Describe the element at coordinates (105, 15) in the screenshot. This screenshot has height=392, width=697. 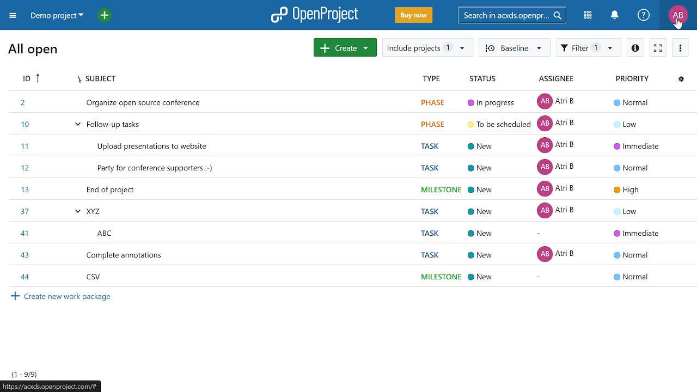
I see `Open quick add menu` at that location.